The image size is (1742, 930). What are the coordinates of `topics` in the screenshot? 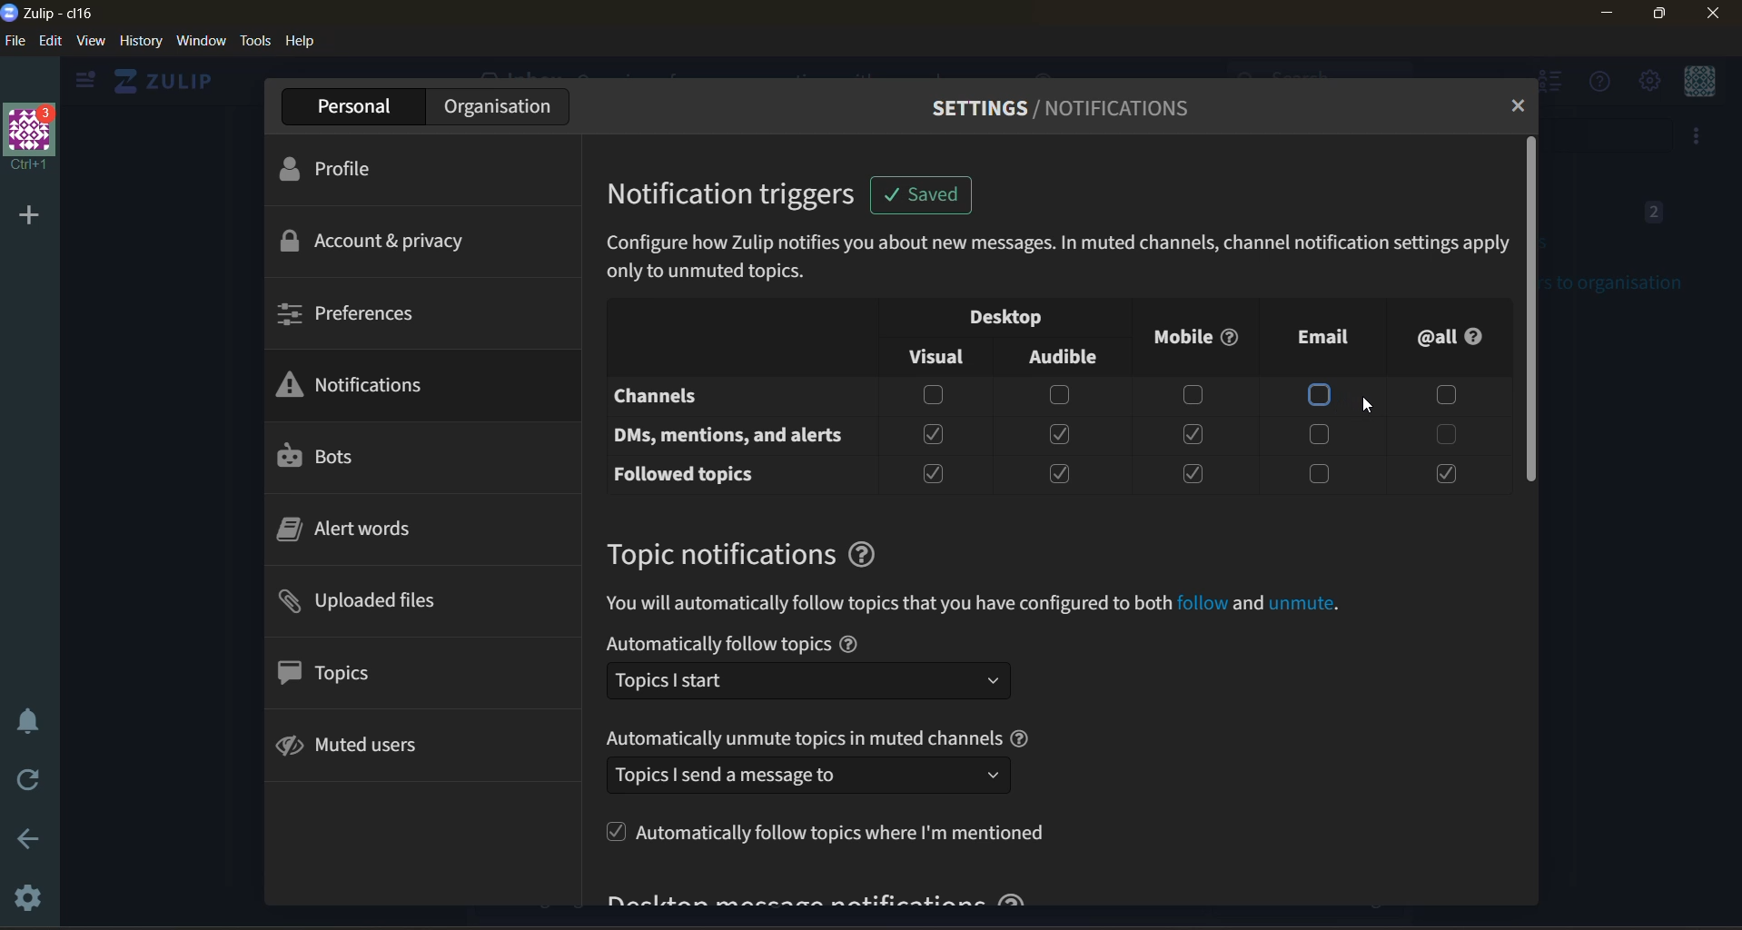 It's located at (349, 674).